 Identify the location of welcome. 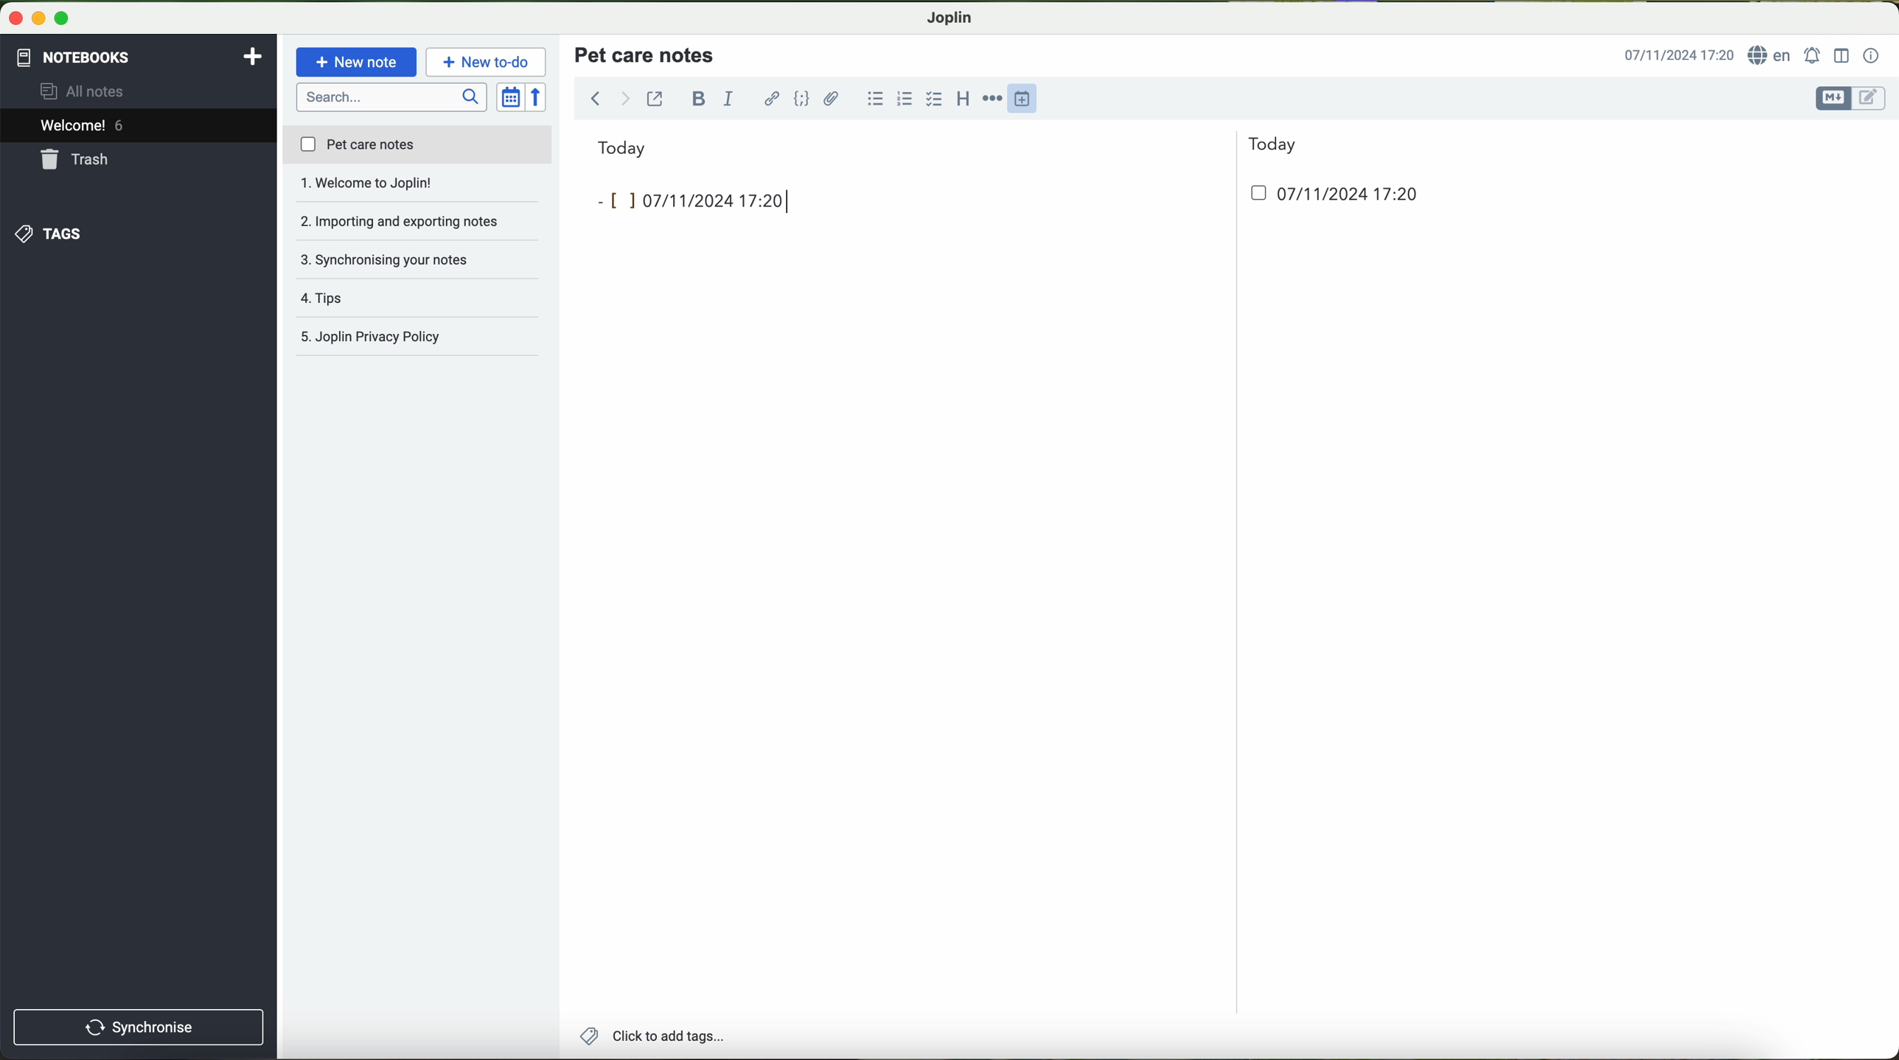
(138, 128).